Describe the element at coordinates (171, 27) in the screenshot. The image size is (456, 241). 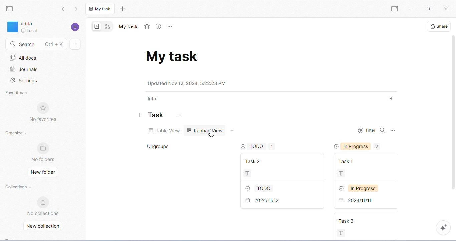
I see `rename and more` at that location.